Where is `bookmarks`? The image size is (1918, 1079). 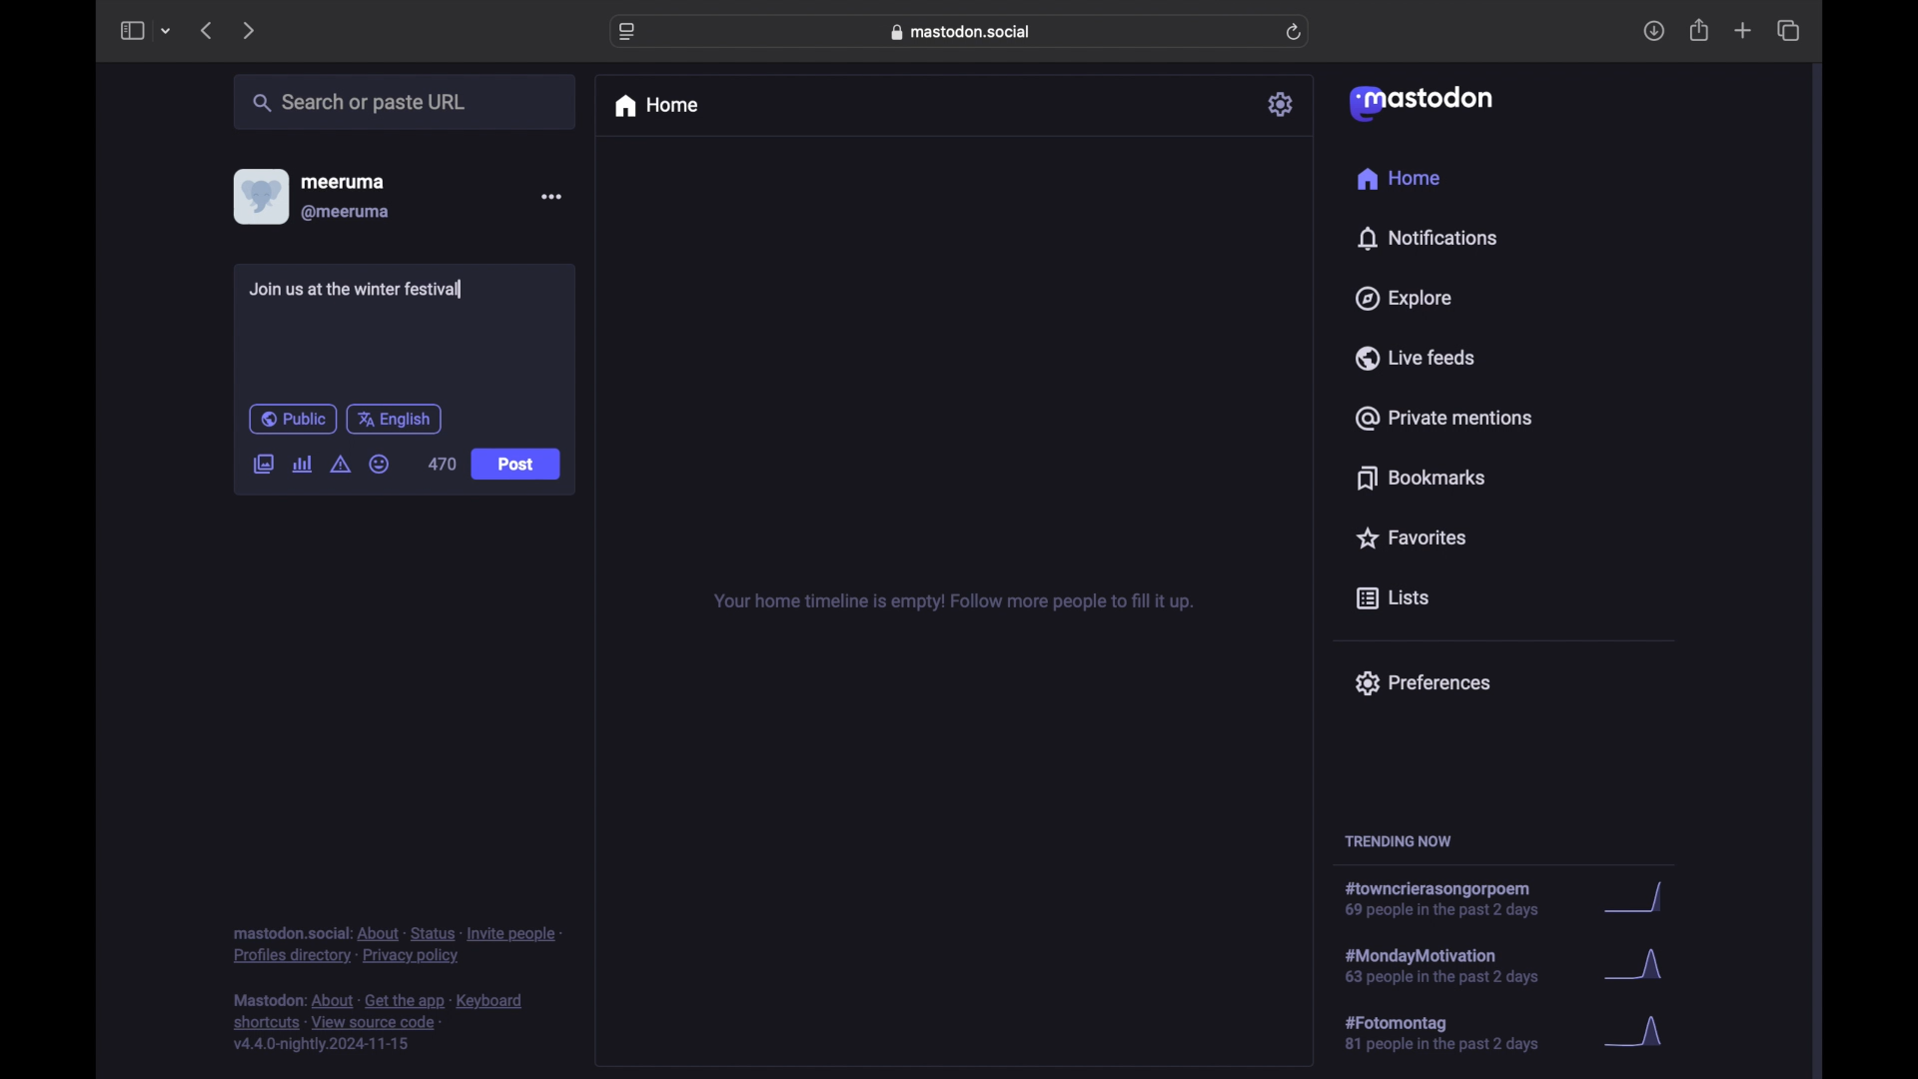 bookmarks is located at coordinates (1421, 478).